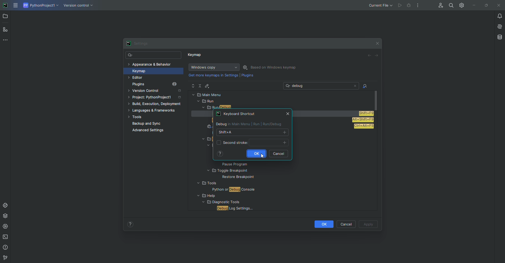 The image size is (505, 263). I want to click on Version Control, so click(156, 91).